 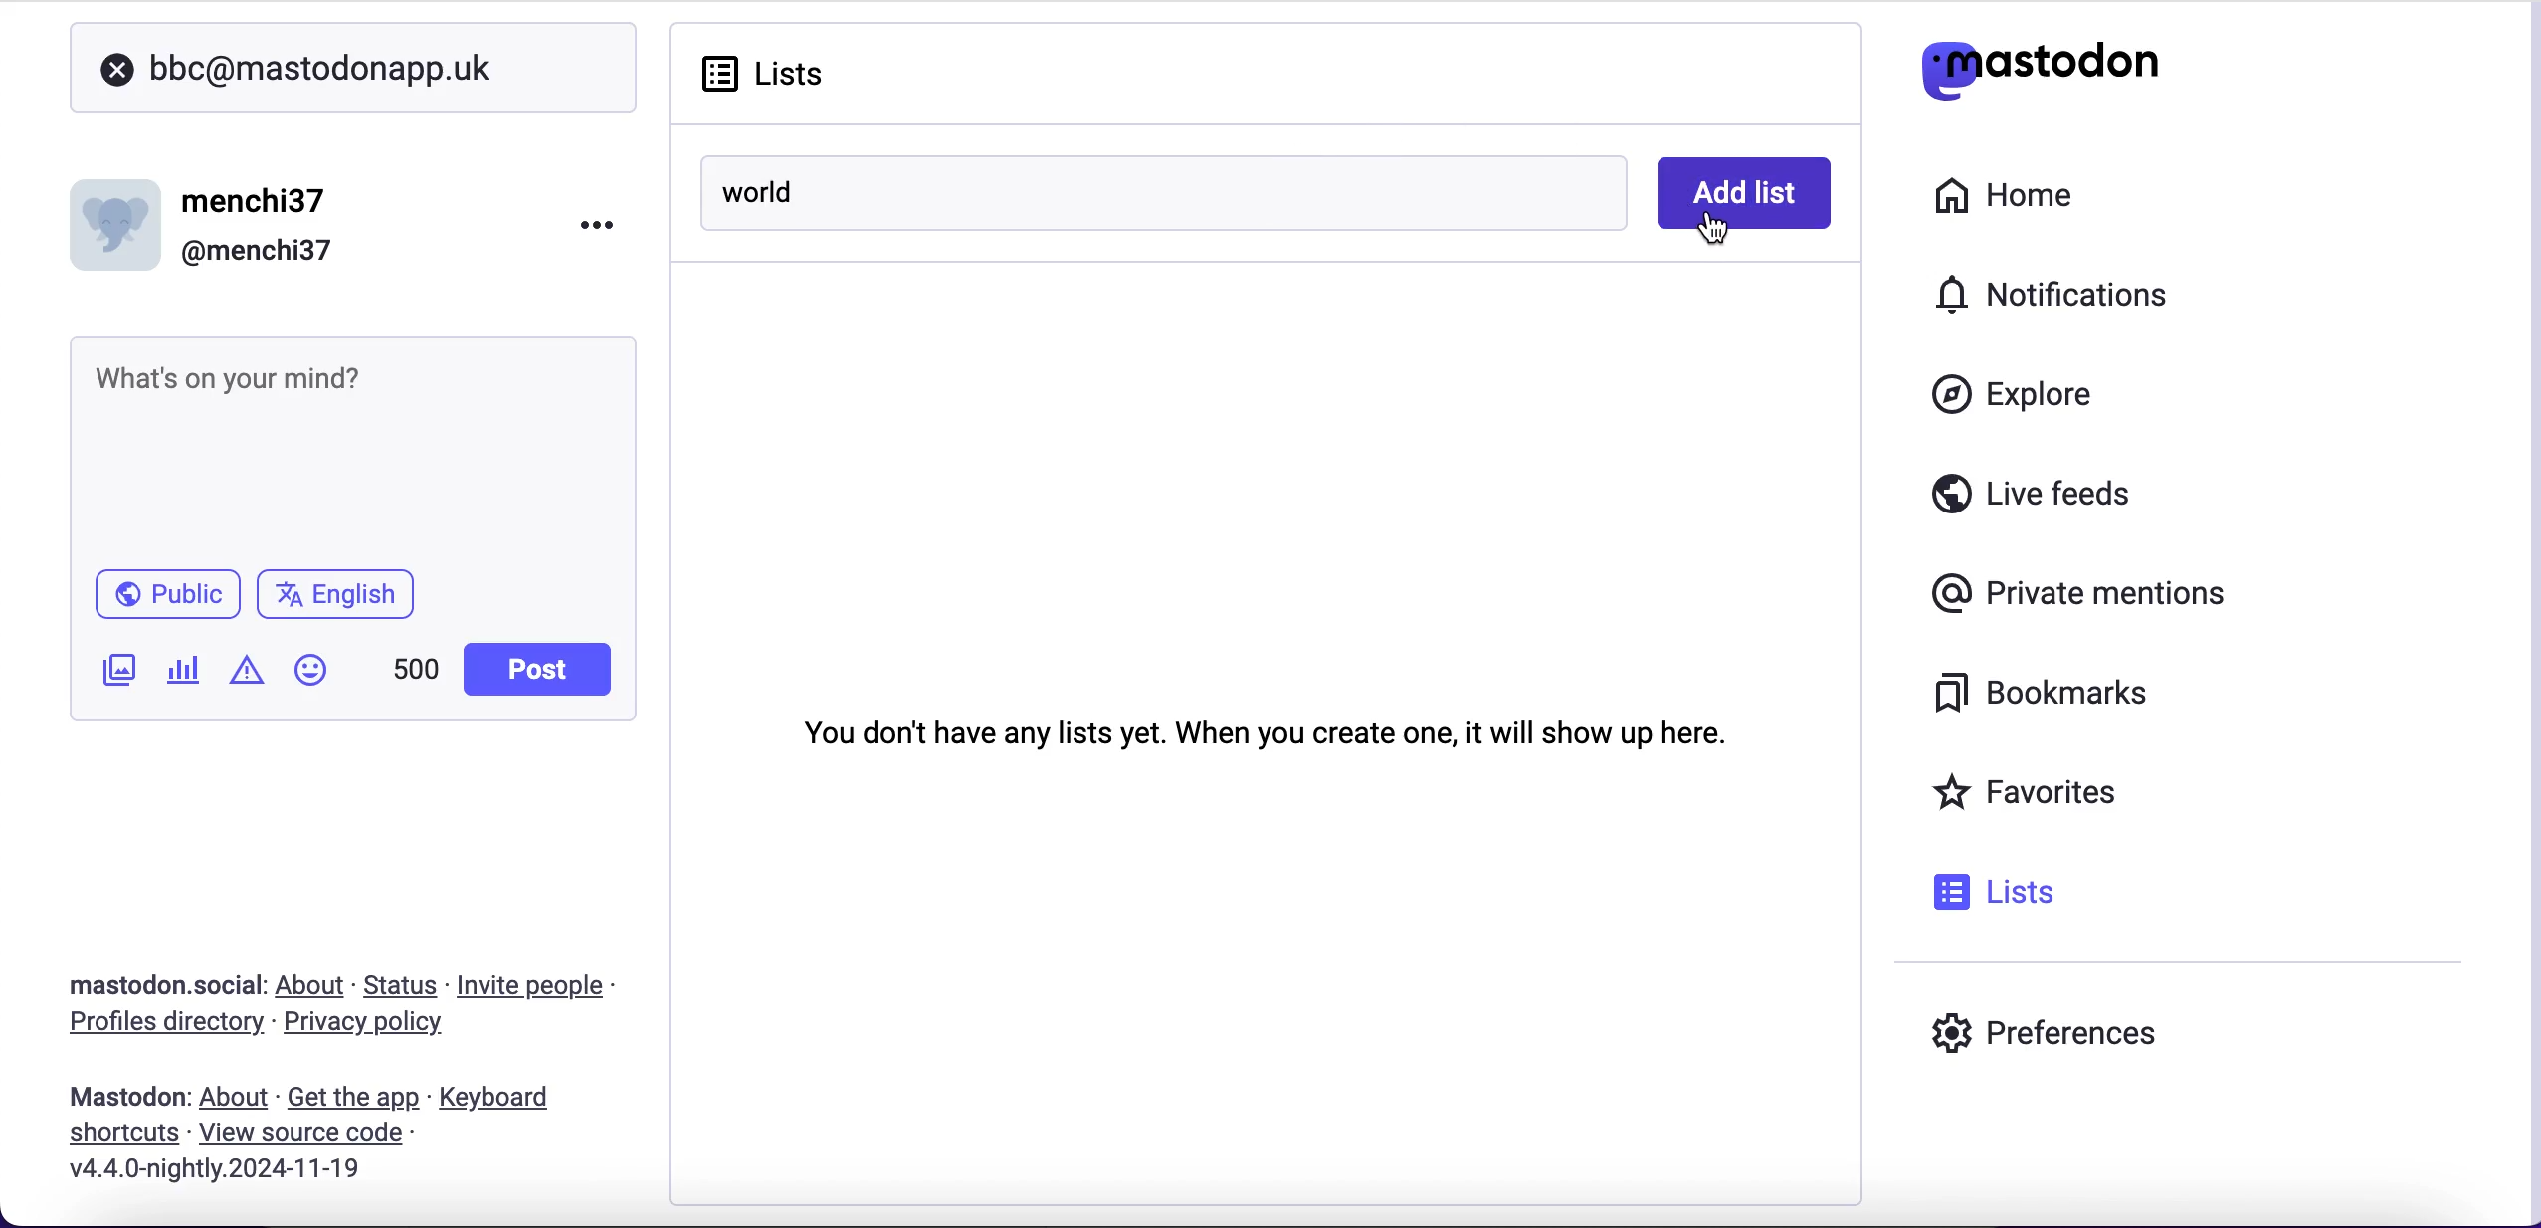 What do you see at coordinates (117, 1134) in the screenshot?
I see `shortcuts` at bounding box center [117, 1134].